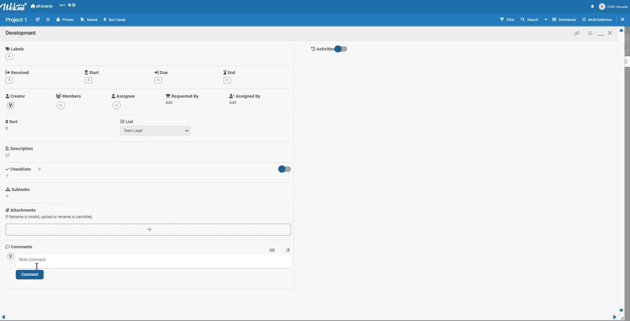 This screenshot has height=321, width=630. What do you see at coordinates (19, 189) in the screenshot?
I see `Add Subtasks` at bounding box center [19, 189].